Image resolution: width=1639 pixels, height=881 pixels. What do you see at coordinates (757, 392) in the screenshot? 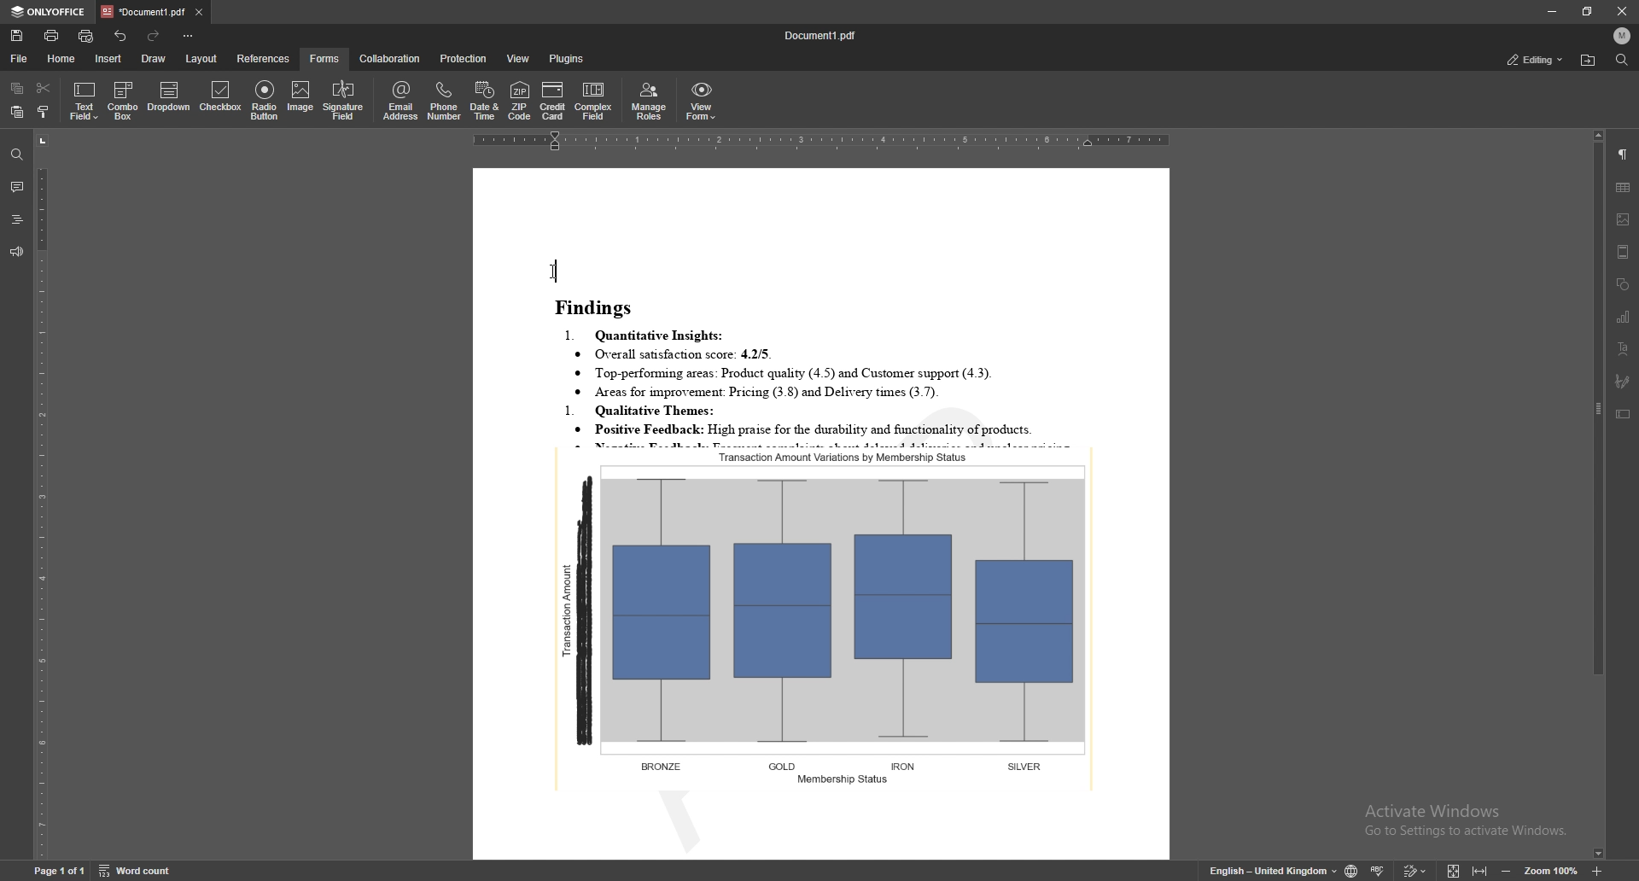
I see `® Areas for improvement: Pricing (3.8) and Delivery times (3.7).` at bounding box center [757, 392].